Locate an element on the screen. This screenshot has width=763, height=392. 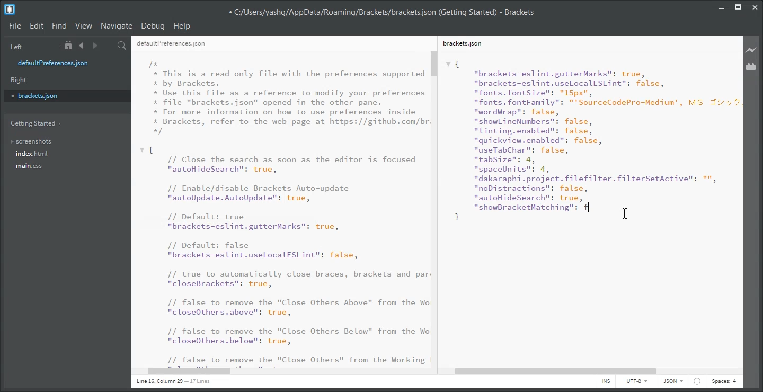
Split the editor vertically or Horizontally is located at coordinates (108, 46).